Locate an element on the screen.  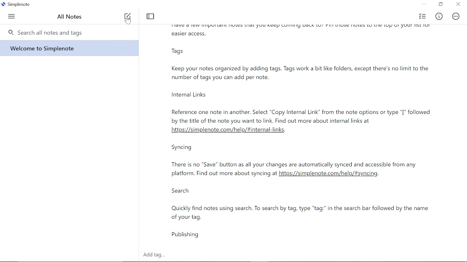
All notes is located at coordinates (70, 17).